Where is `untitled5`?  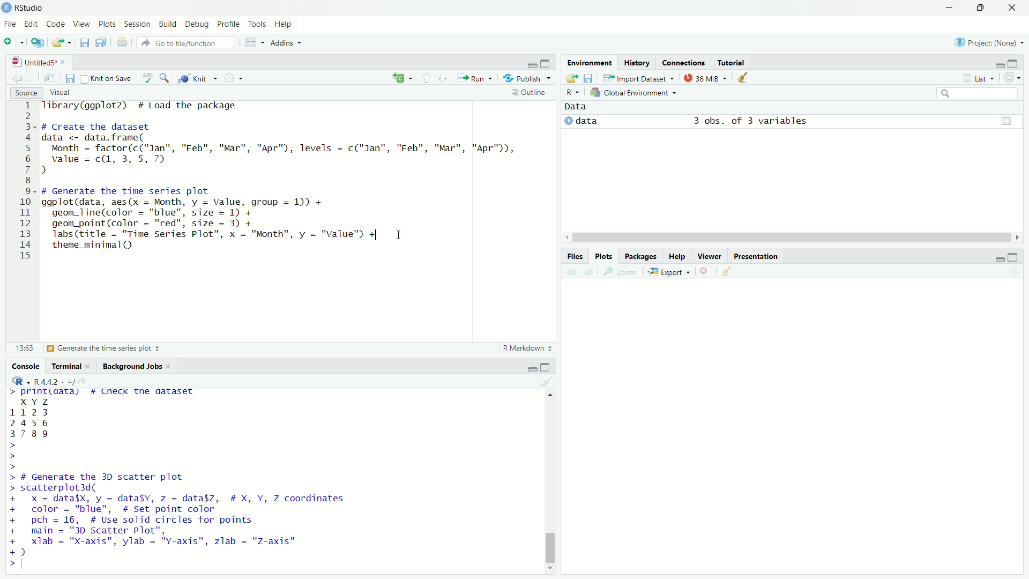 untitled5 is located at coordinates (28, 61).